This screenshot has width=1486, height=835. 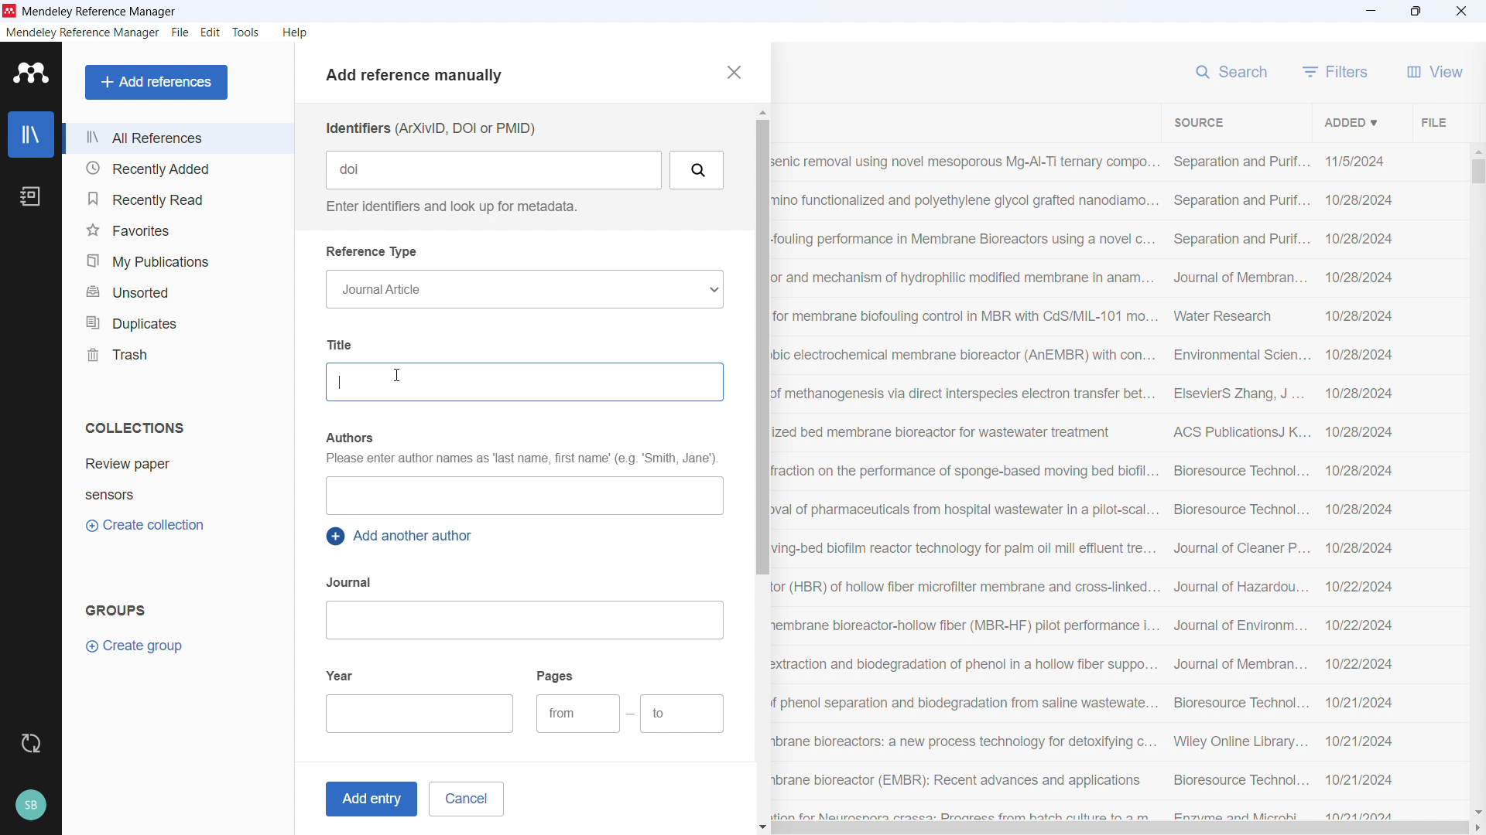 What do you see at coordinates (524, 382) in the screenshot?
I see `Box selected` at bounding box center [524, 382].